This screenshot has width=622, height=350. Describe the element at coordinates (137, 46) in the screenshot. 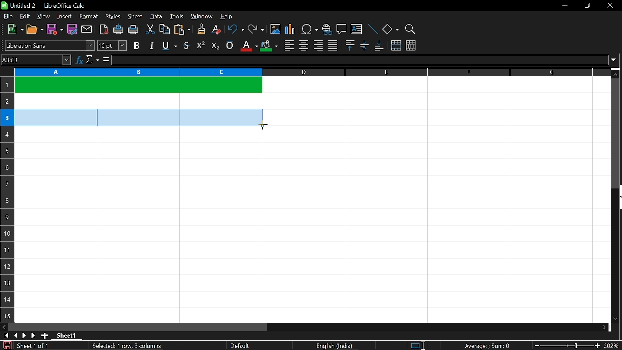

I see `bold` at that location.